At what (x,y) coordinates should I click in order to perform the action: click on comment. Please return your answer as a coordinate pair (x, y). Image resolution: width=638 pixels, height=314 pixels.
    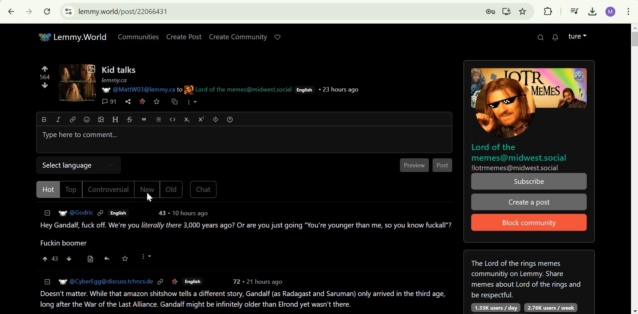
    Looking at the image, I should click on (241, 300).